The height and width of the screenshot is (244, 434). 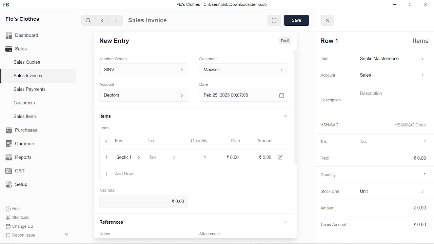 I want to click on Items, so click(x=421, y=42).